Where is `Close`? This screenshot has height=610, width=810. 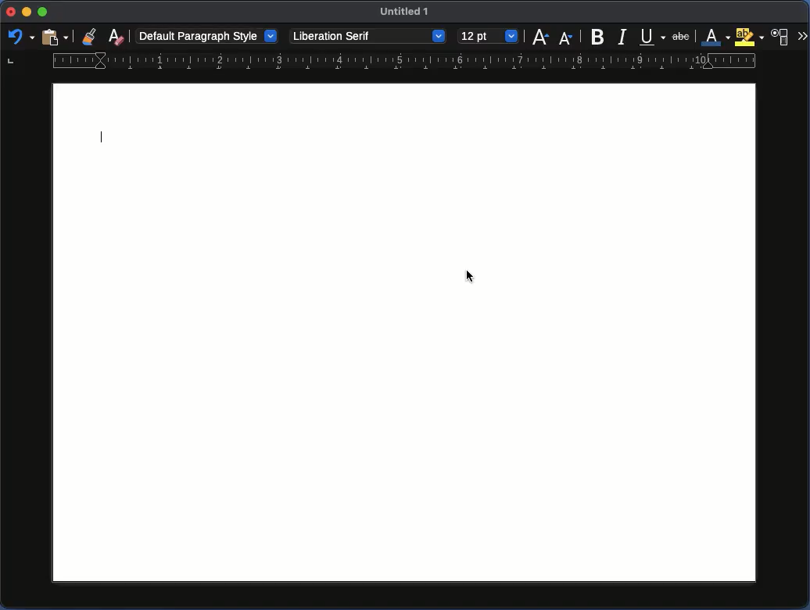 Close is located at coordinates (9, 15).